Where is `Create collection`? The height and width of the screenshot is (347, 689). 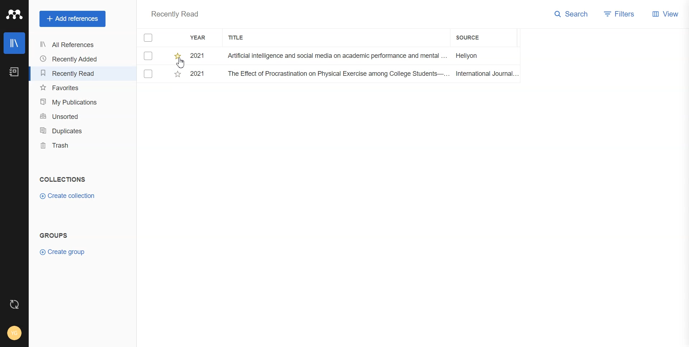
Create collection is located at coordinates (67, 196).